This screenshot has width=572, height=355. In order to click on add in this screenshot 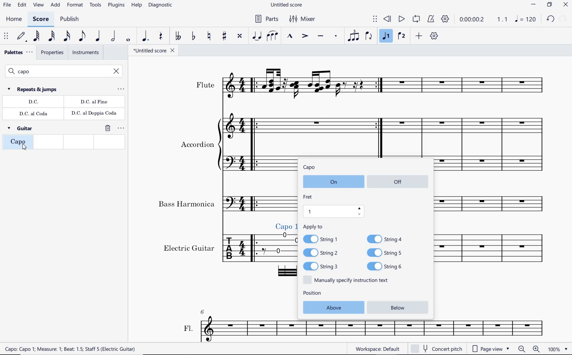, I will do `click(55, 6)`.